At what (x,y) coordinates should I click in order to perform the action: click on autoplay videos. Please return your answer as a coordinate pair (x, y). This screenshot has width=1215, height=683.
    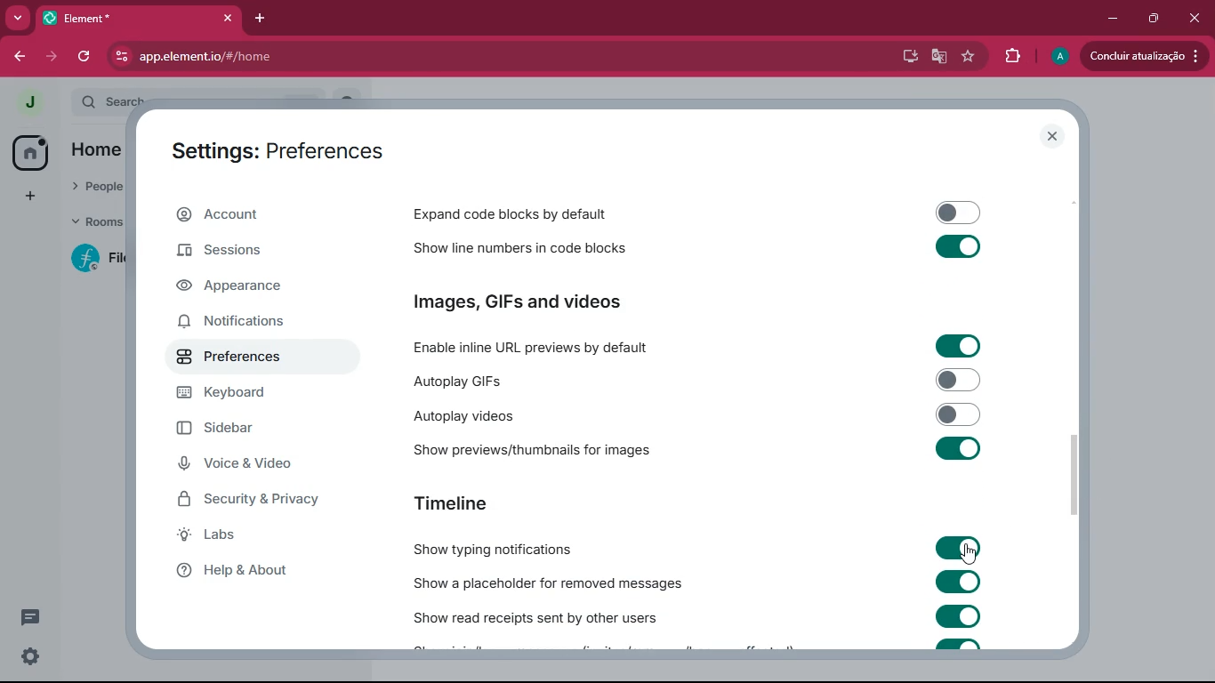
    Looking at the image, I should click on (491, 416).